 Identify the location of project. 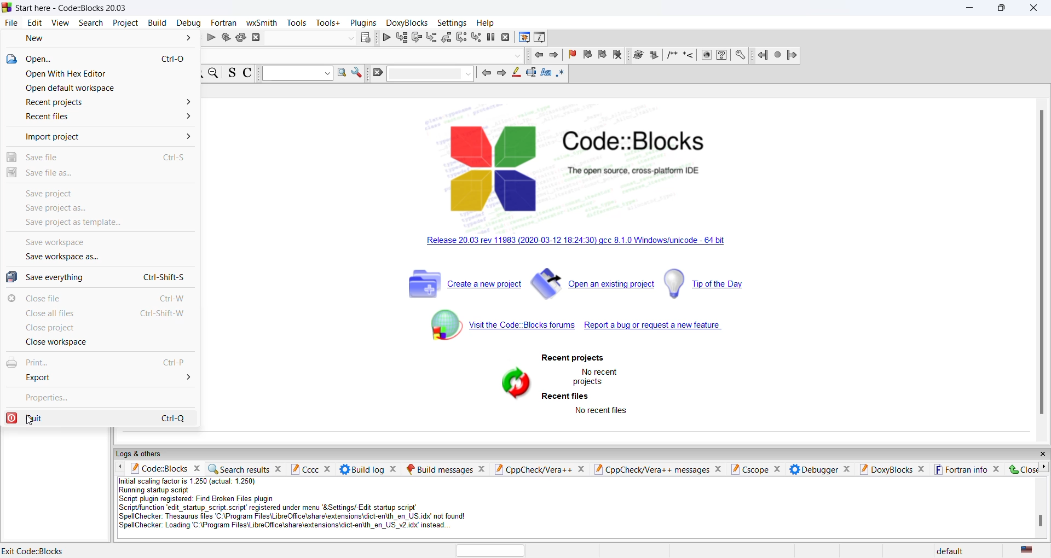
(127, 22).